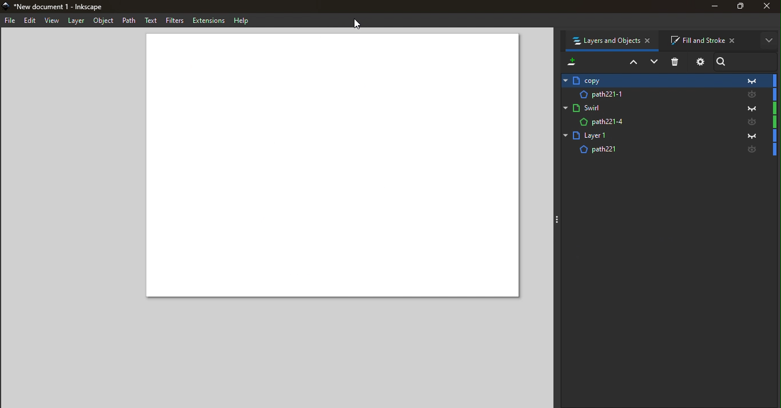  What do you see at coordinates (707, 41) in the screenshot?
I see `Fill and Stroke` at bounding box center [707, 41].